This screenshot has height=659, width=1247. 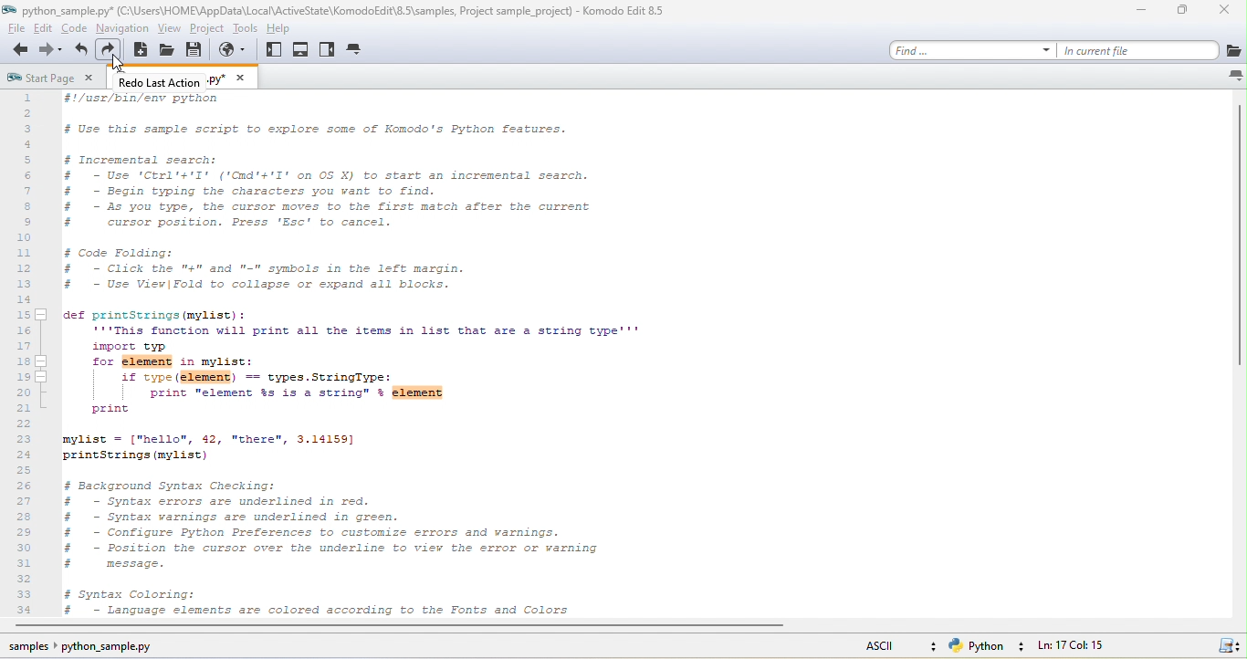 I want to click on back, so click(x=21, y=50).